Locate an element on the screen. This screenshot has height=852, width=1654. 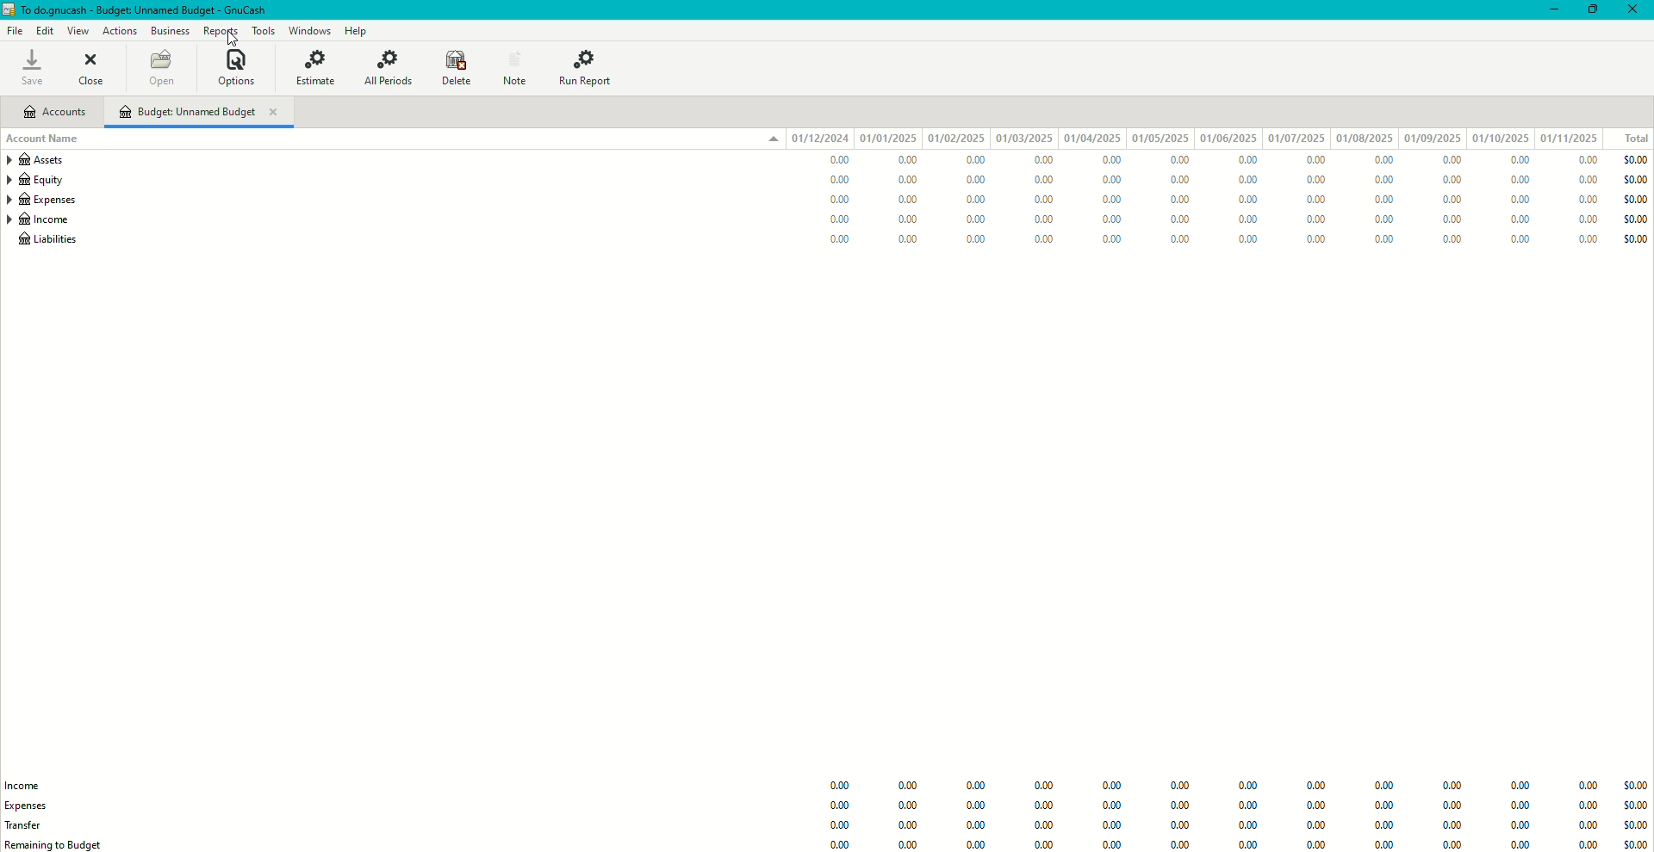
0.00 is located at coordinates (1451, 844).